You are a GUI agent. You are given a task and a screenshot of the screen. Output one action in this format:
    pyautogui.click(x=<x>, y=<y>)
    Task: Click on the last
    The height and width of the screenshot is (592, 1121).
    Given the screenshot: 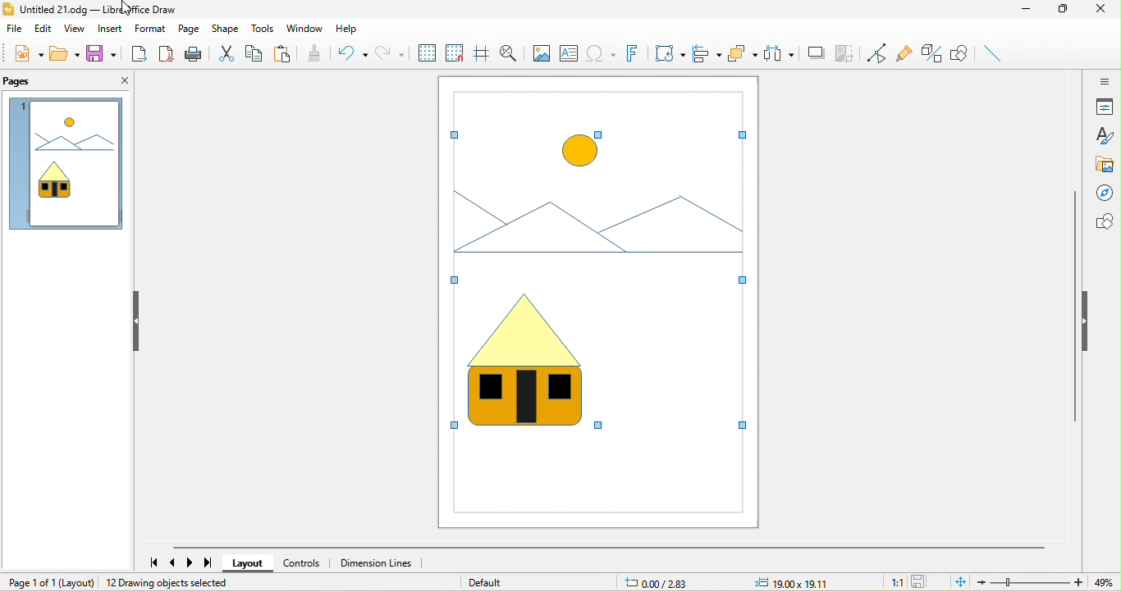 What is the action you would take?
    pyautogui.click(x=208, y=563)
    